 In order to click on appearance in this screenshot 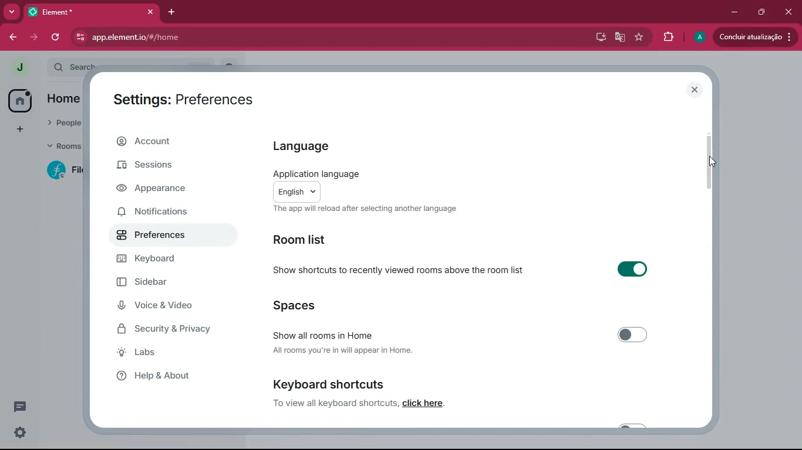, I will do `click(157, 190)`.